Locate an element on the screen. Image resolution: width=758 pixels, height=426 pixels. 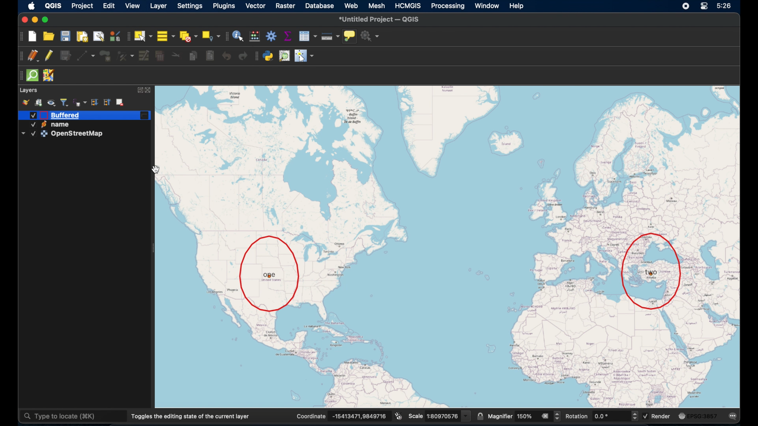
show map tips is located at coordinates (349, 36).